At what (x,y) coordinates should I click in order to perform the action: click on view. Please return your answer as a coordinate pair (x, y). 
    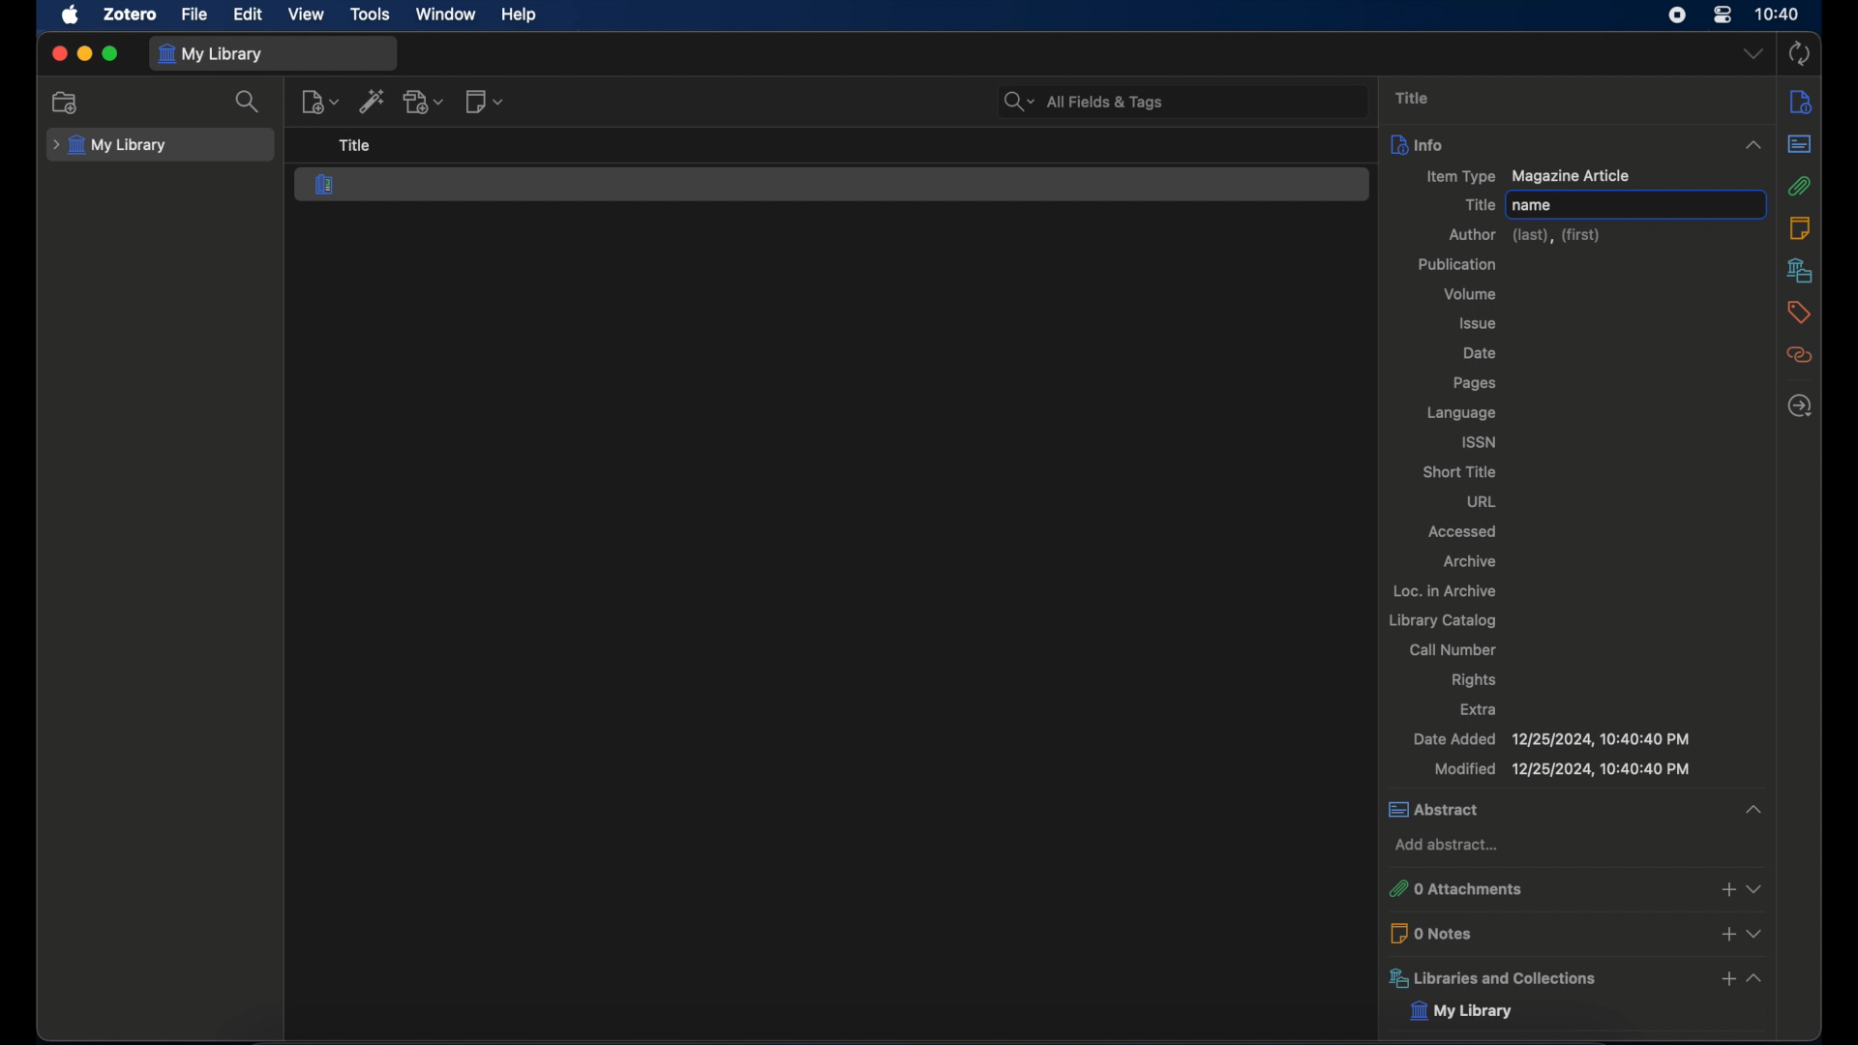
    Looking at the image, I should click on (307, 14).